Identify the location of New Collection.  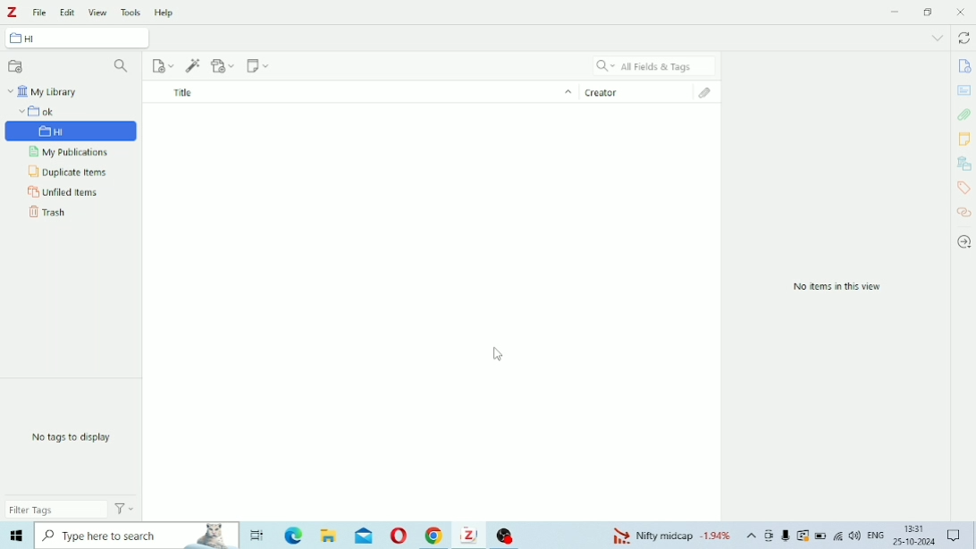
(16, 66).